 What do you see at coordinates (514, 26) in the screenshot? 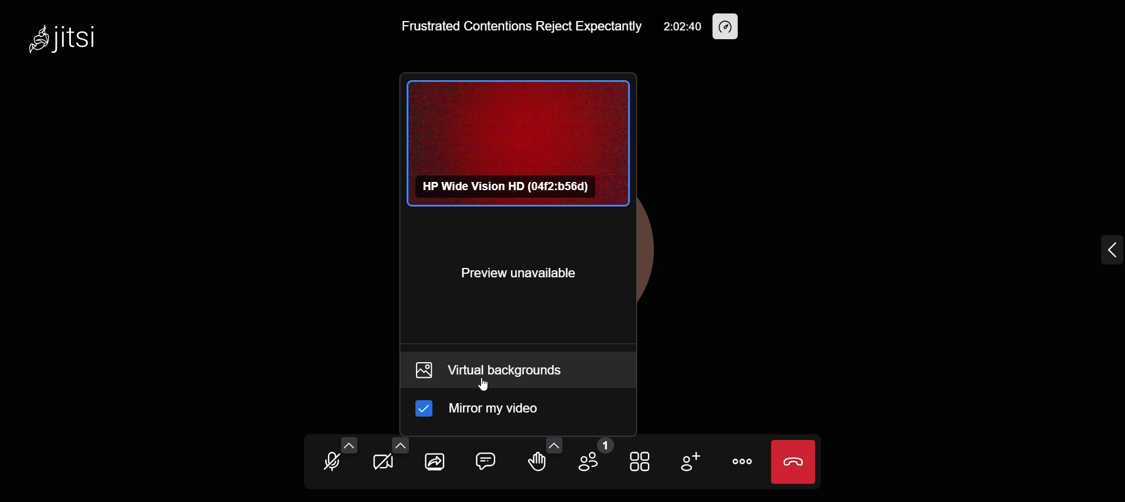
I see `Frustrated Contentions Reject Expectantly` at bounding box center [514, 26].